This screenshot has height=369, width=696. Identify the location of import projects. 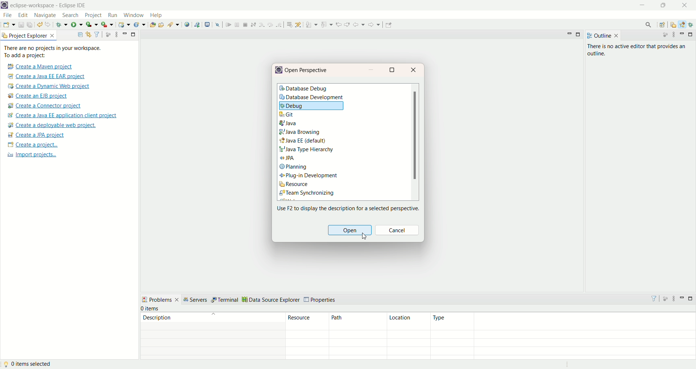
(32, 155).